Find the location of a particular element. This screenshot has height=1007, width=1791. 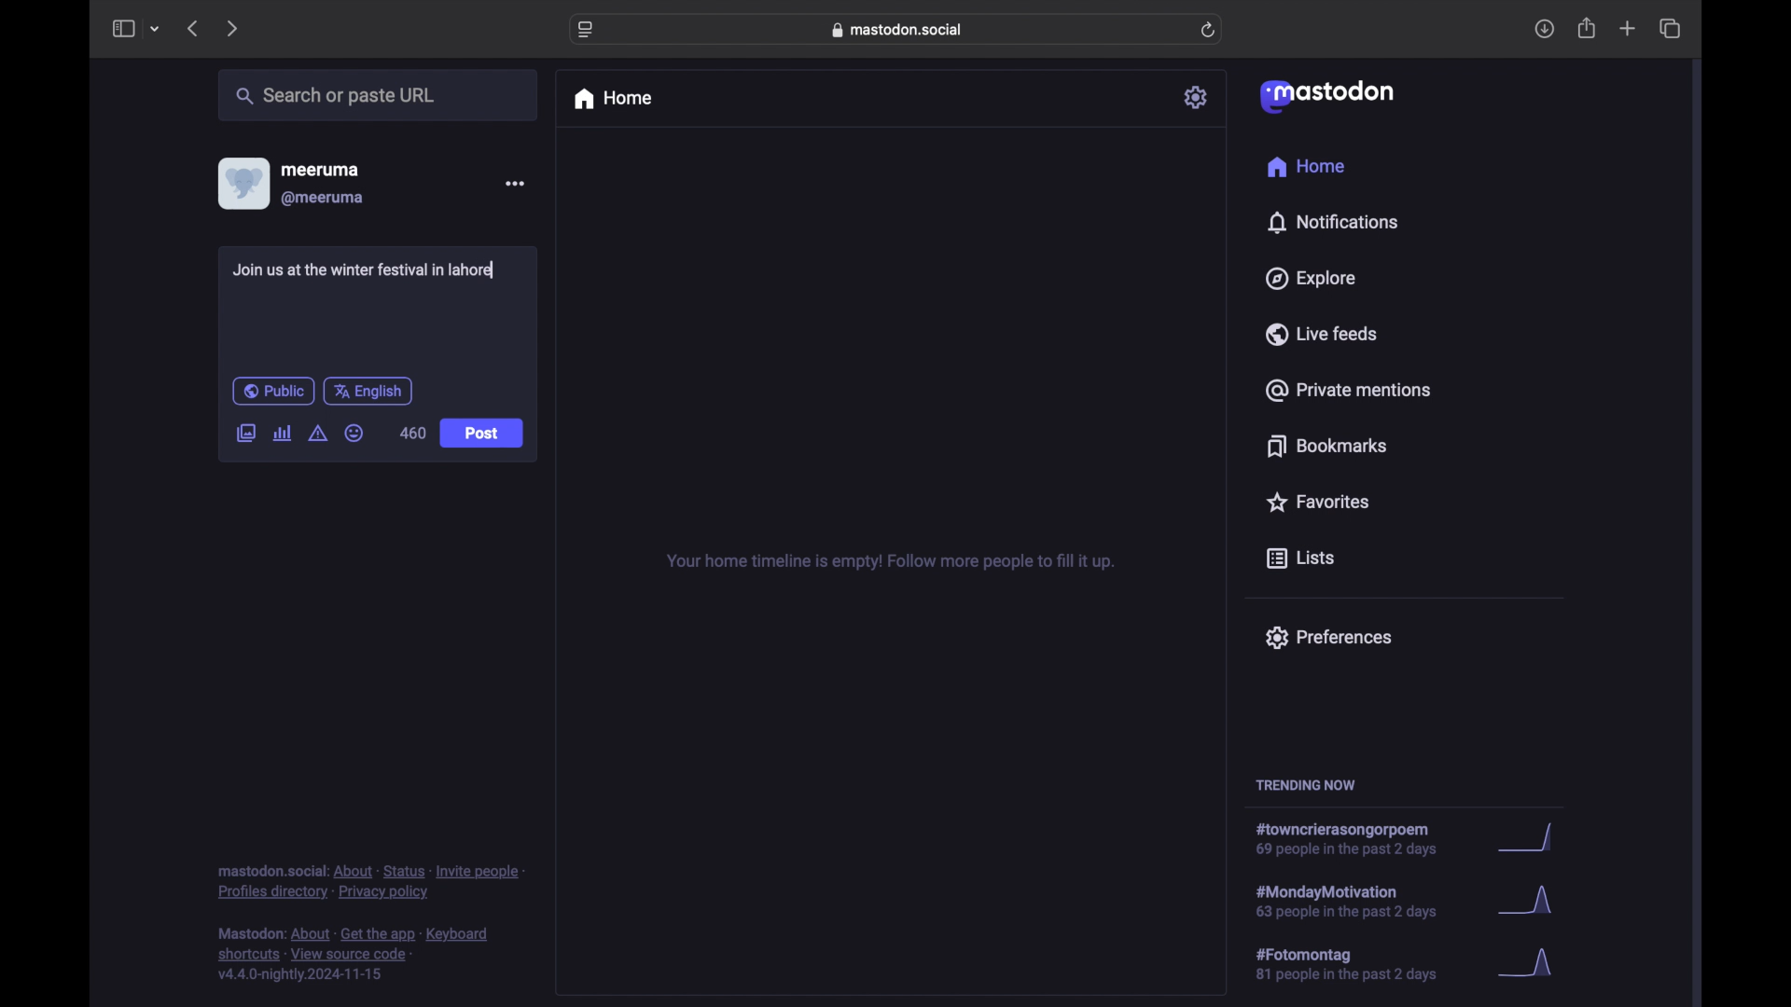

emoji is located at coordinates (354, 434).